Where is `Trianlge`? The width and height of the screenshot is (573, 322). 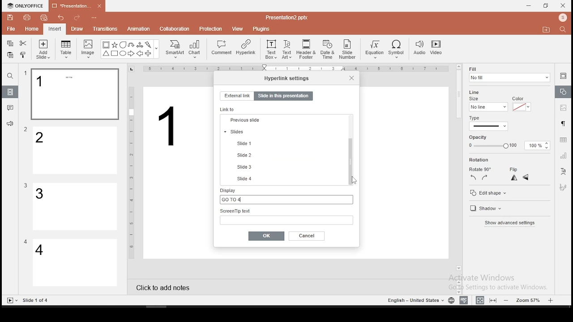 Trianlge is located at coordinates (105, 54).